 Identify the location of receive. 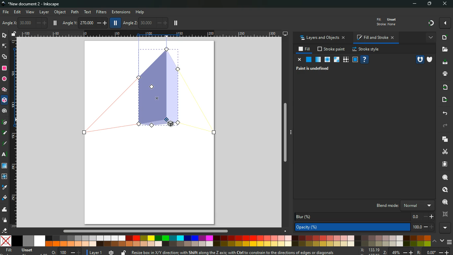
(443, 87).